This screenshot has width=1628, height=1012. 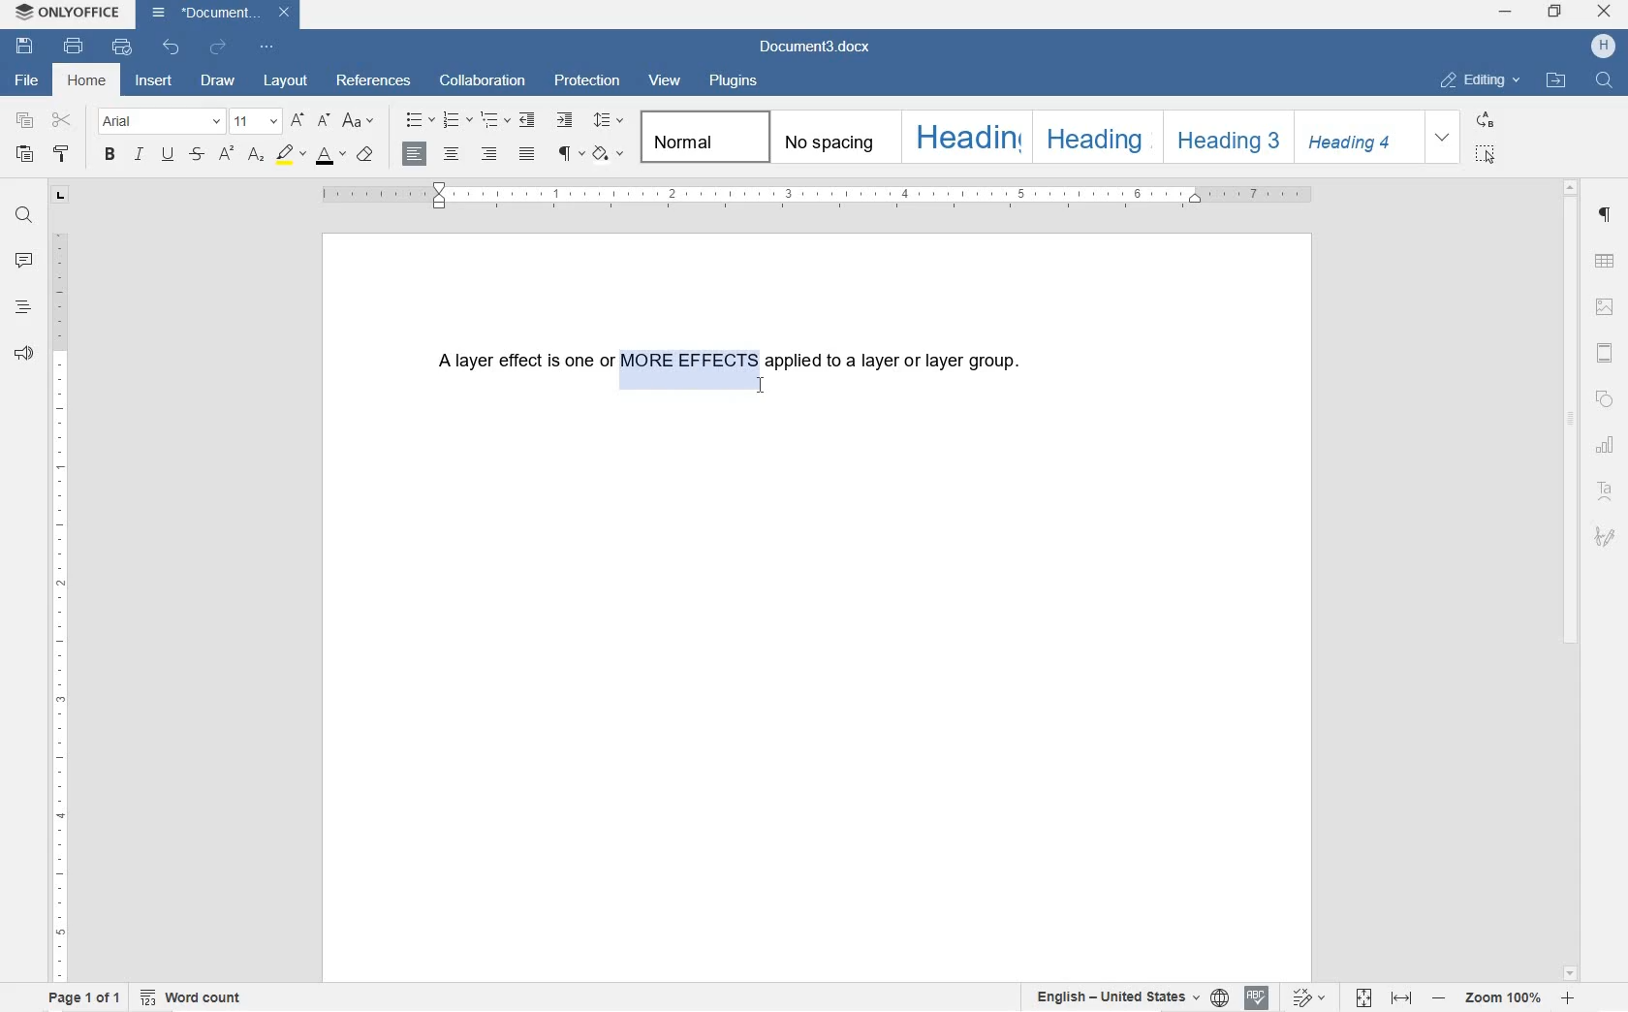 What do you see at coordinates (1126, 997) in the screenshot?
I see `SET TEXT OR DOCUMENT LANGUAGE` at bounding box center [1126, 997].